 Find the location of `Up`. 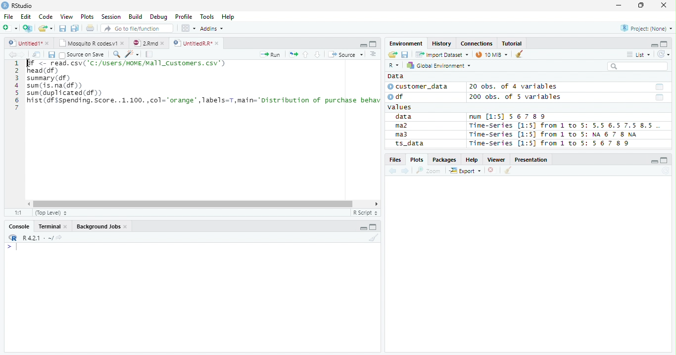

Up is located at coordinates (305, 55).